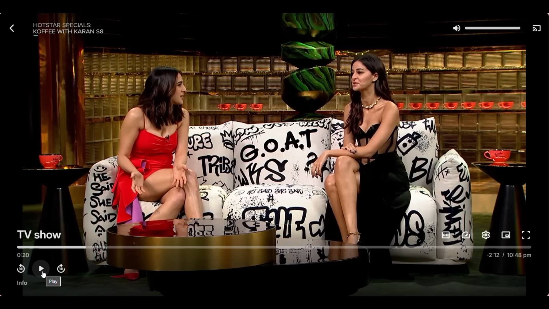  What do you see at coordinates (22, 283) in the screenshot?
I see `Click to see video information ` at bounding box center [22, 283].